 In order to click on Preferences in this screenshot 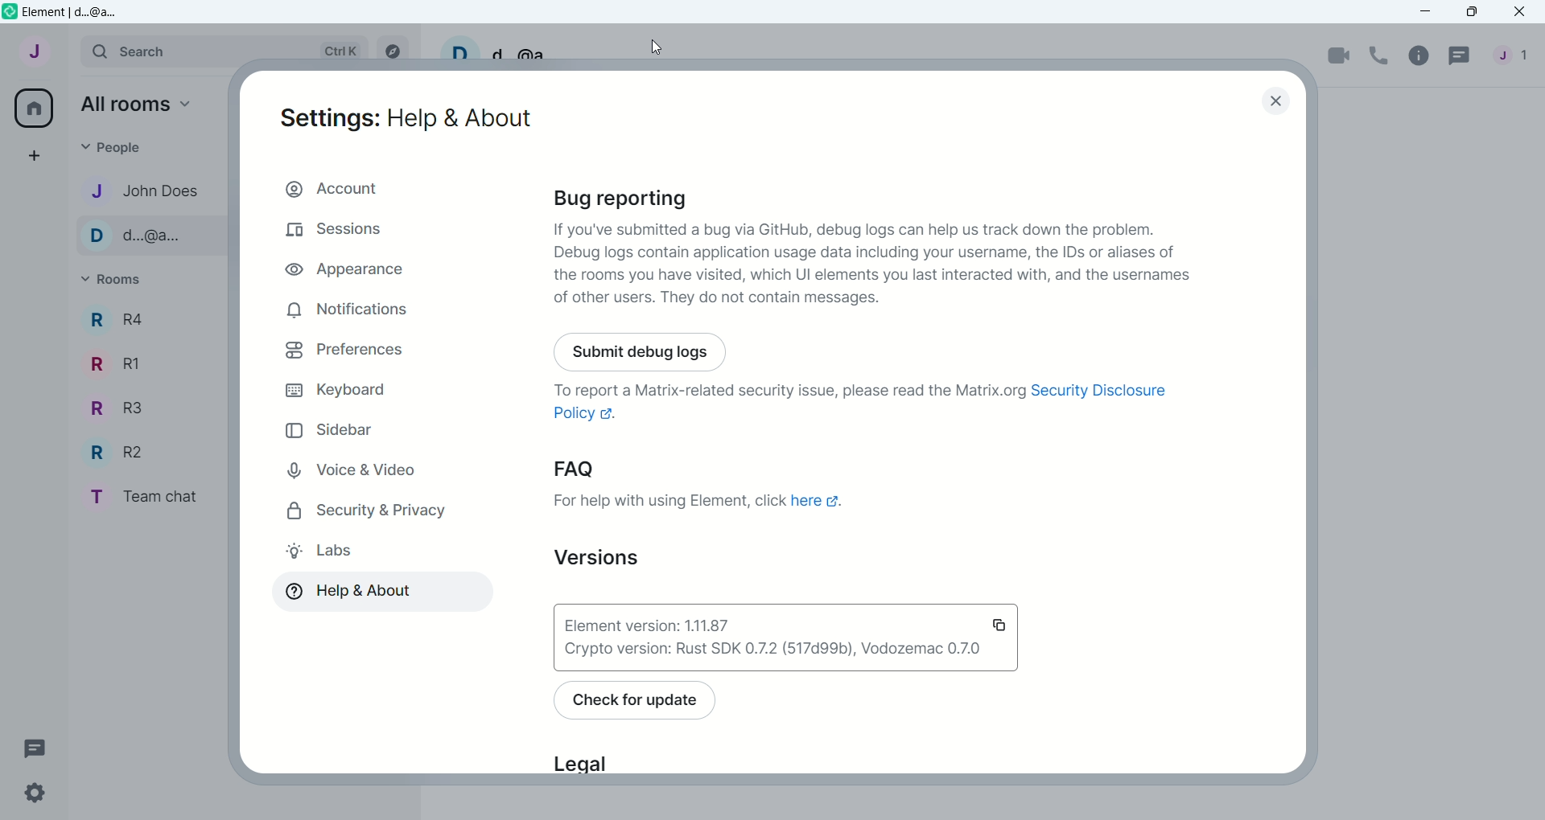, I will do `click(345, 351)`.